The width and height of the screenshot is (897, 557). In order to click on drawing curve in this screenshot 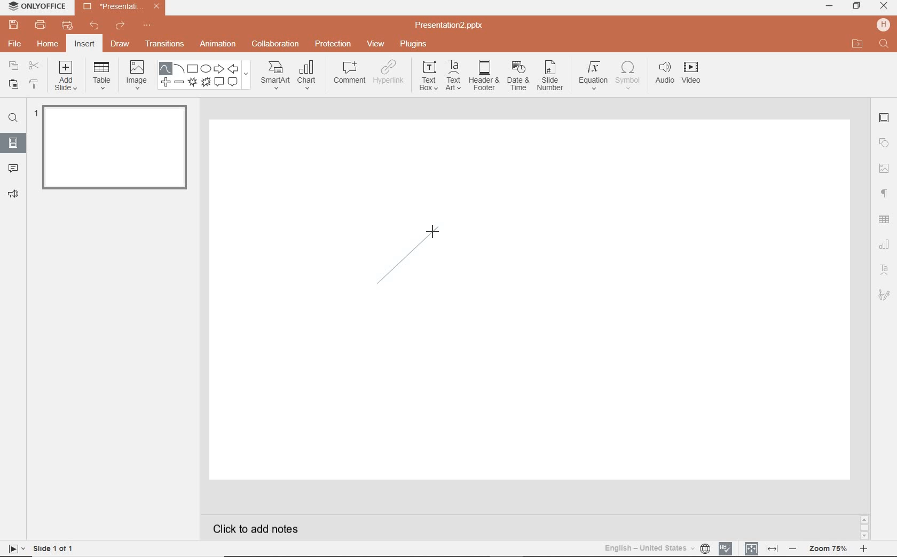, I will do `click(420, 253)`.